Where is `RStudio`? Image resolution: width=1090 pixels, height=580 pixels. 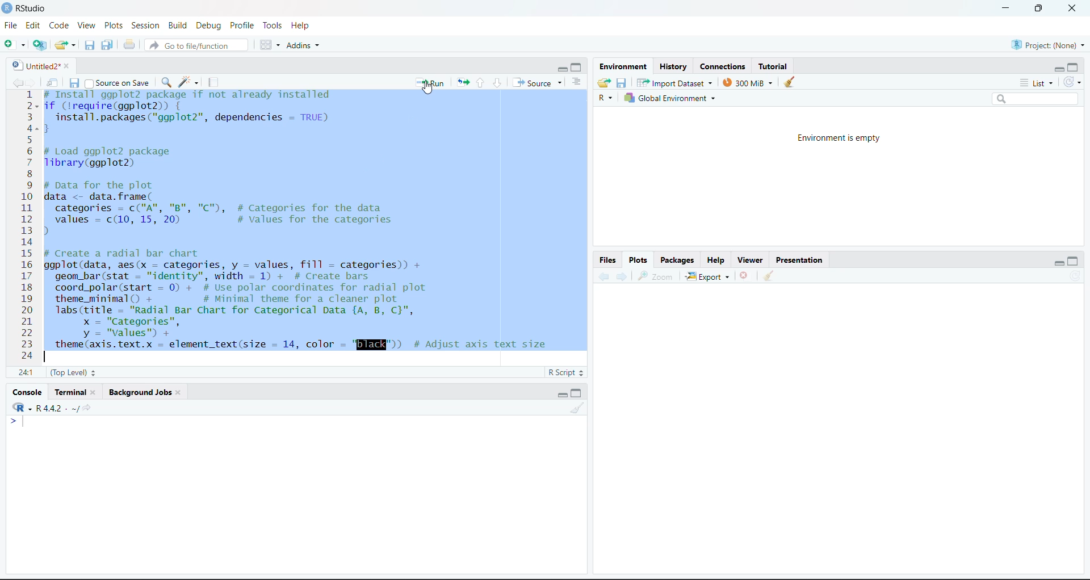
RStudio is located at coordinates (29, 8).